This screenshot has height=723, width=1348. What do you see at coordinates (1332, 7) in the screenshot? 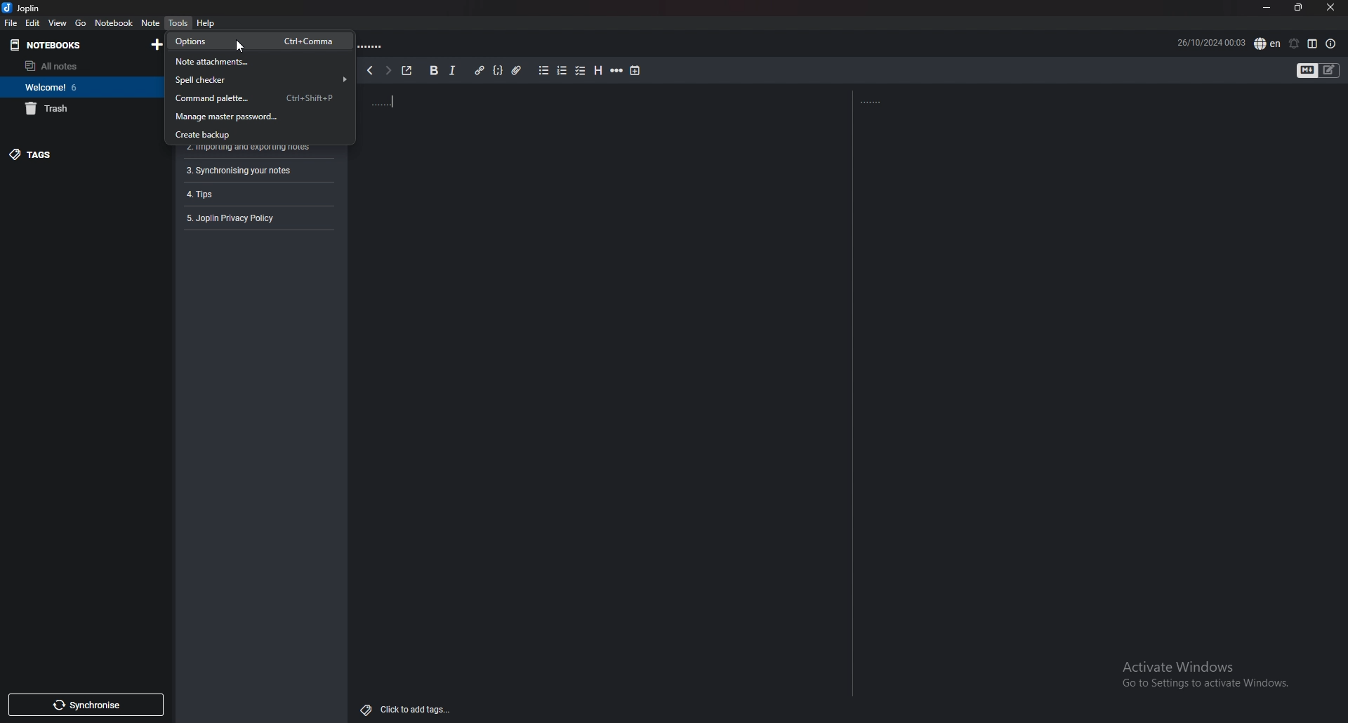
I see `close` at bounding box center [1332, 7].